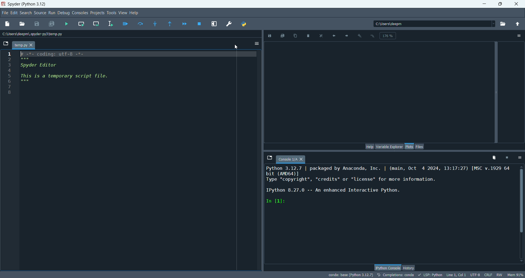  I want to click on vertical scroll bar, so click(521, 214).